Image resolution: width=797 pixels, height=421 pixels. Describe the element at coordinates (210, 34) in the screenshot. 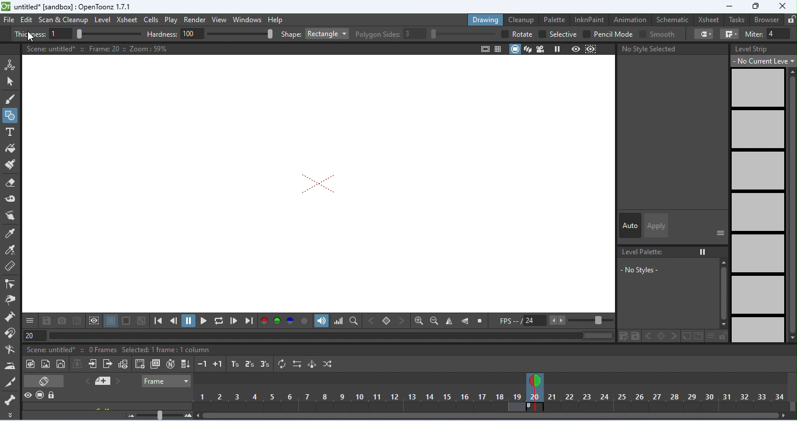

I see `hardness` at that location.